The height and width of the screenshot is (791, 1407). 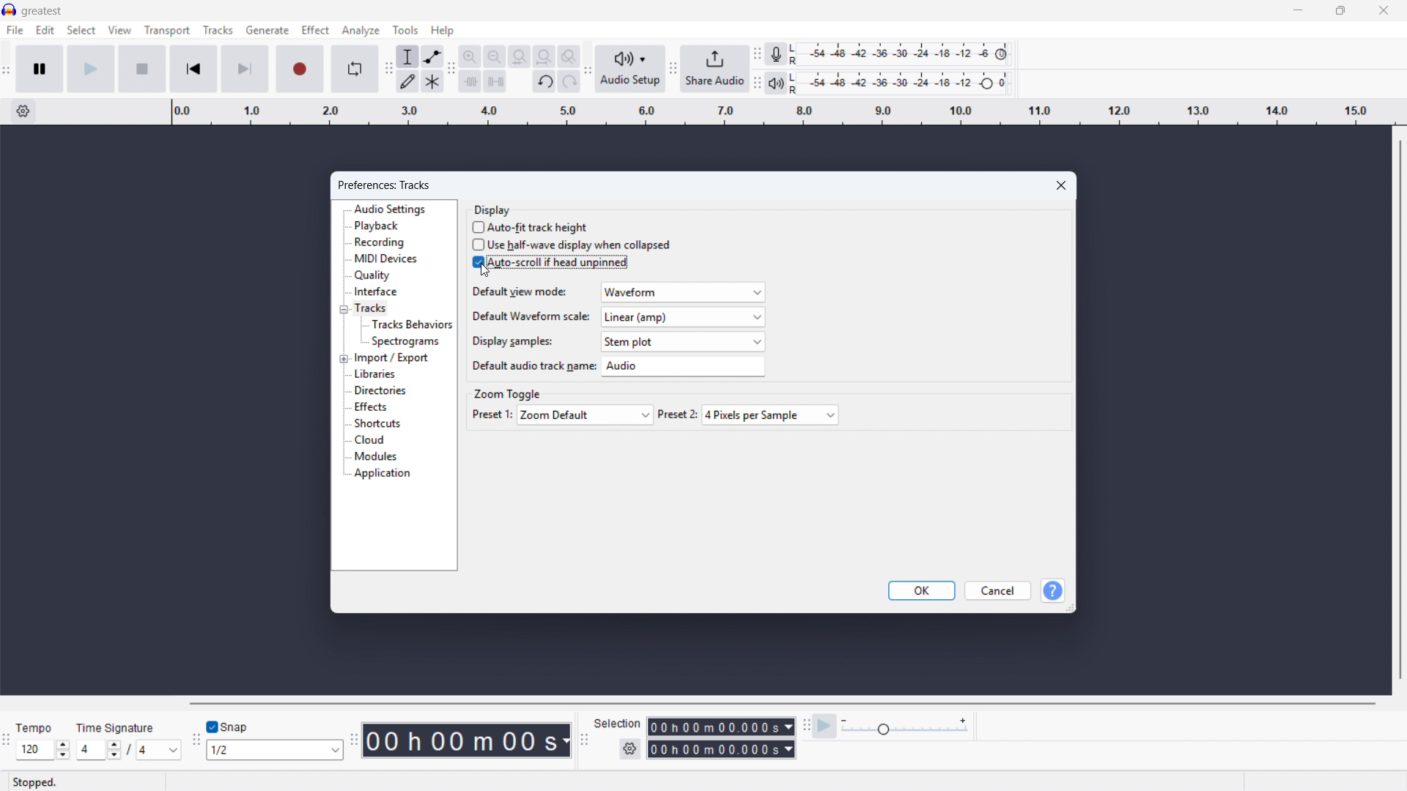 I want to click on Collapse , so click(x=344, y=309).